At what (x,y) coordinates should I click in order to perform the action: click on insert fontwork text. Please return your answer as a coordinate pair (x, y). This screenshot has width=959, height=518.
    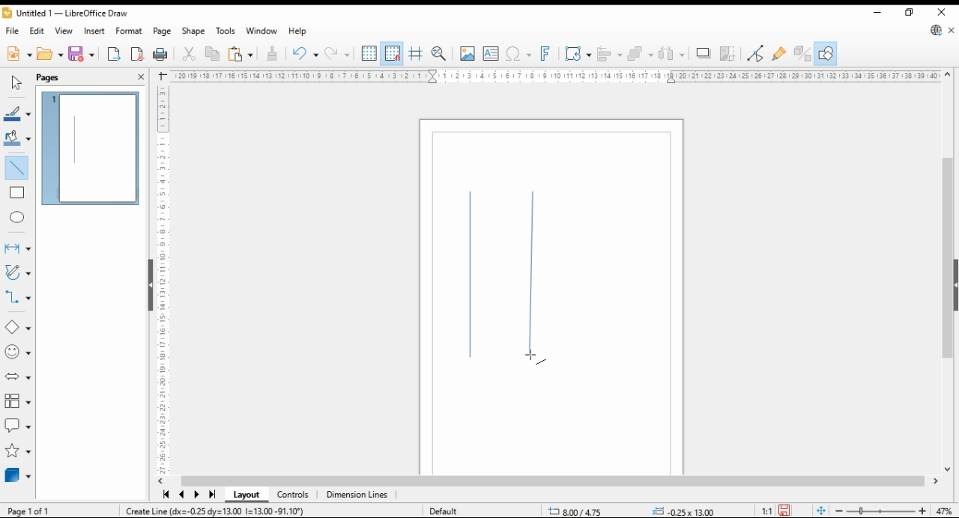
    Looking at the image, I should click on (545, 54).